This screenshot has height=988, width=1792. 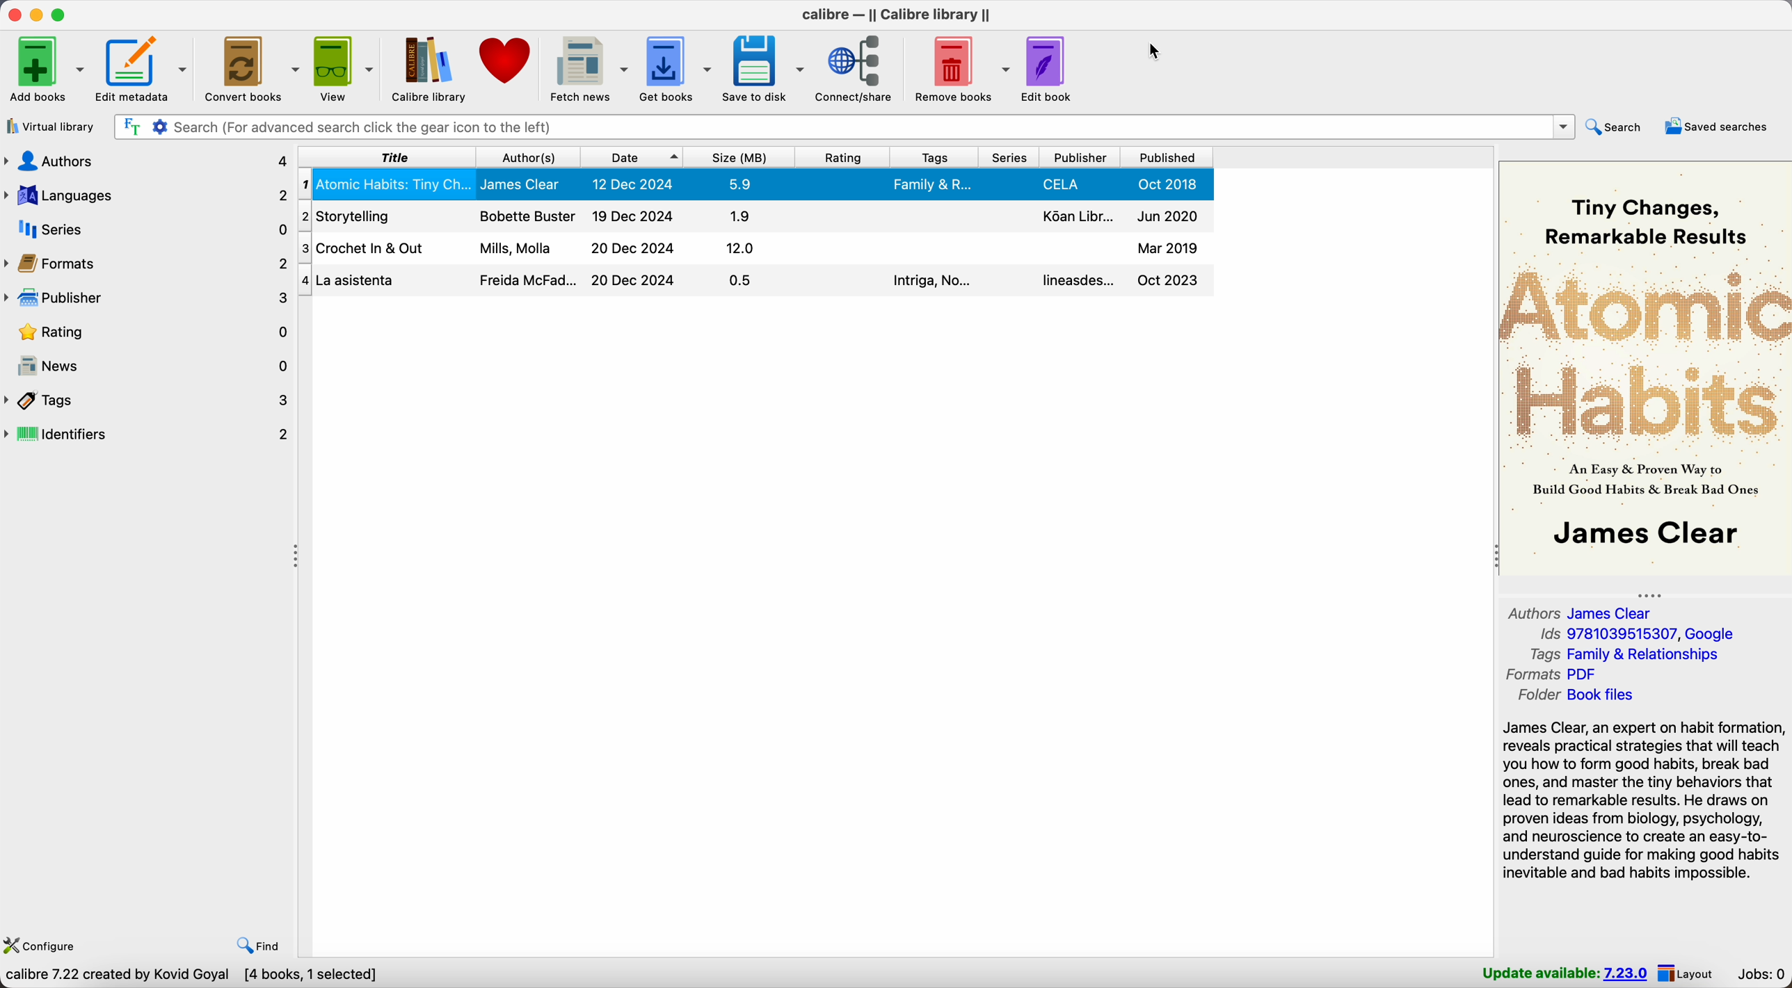 What do you see at coordinates (936, 156) in the screenshot?
I see `tags` at bounding box center [936, 156].